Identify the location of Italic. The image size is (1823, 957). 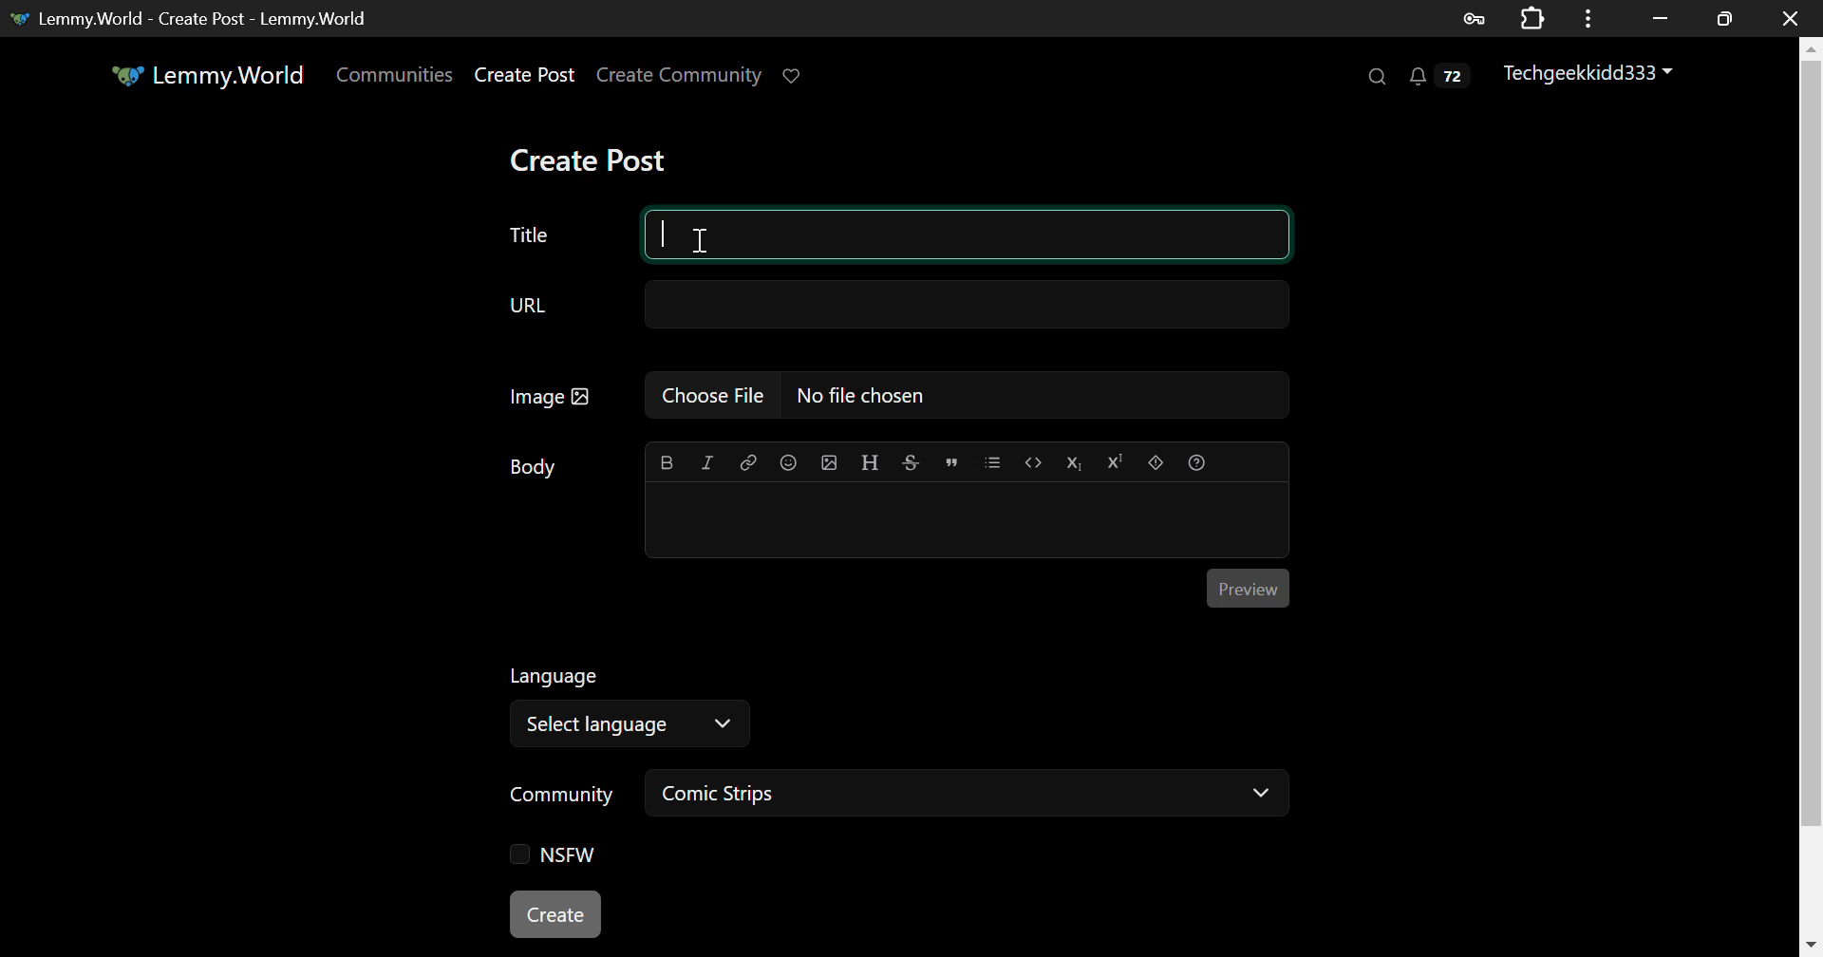
(708, 462).